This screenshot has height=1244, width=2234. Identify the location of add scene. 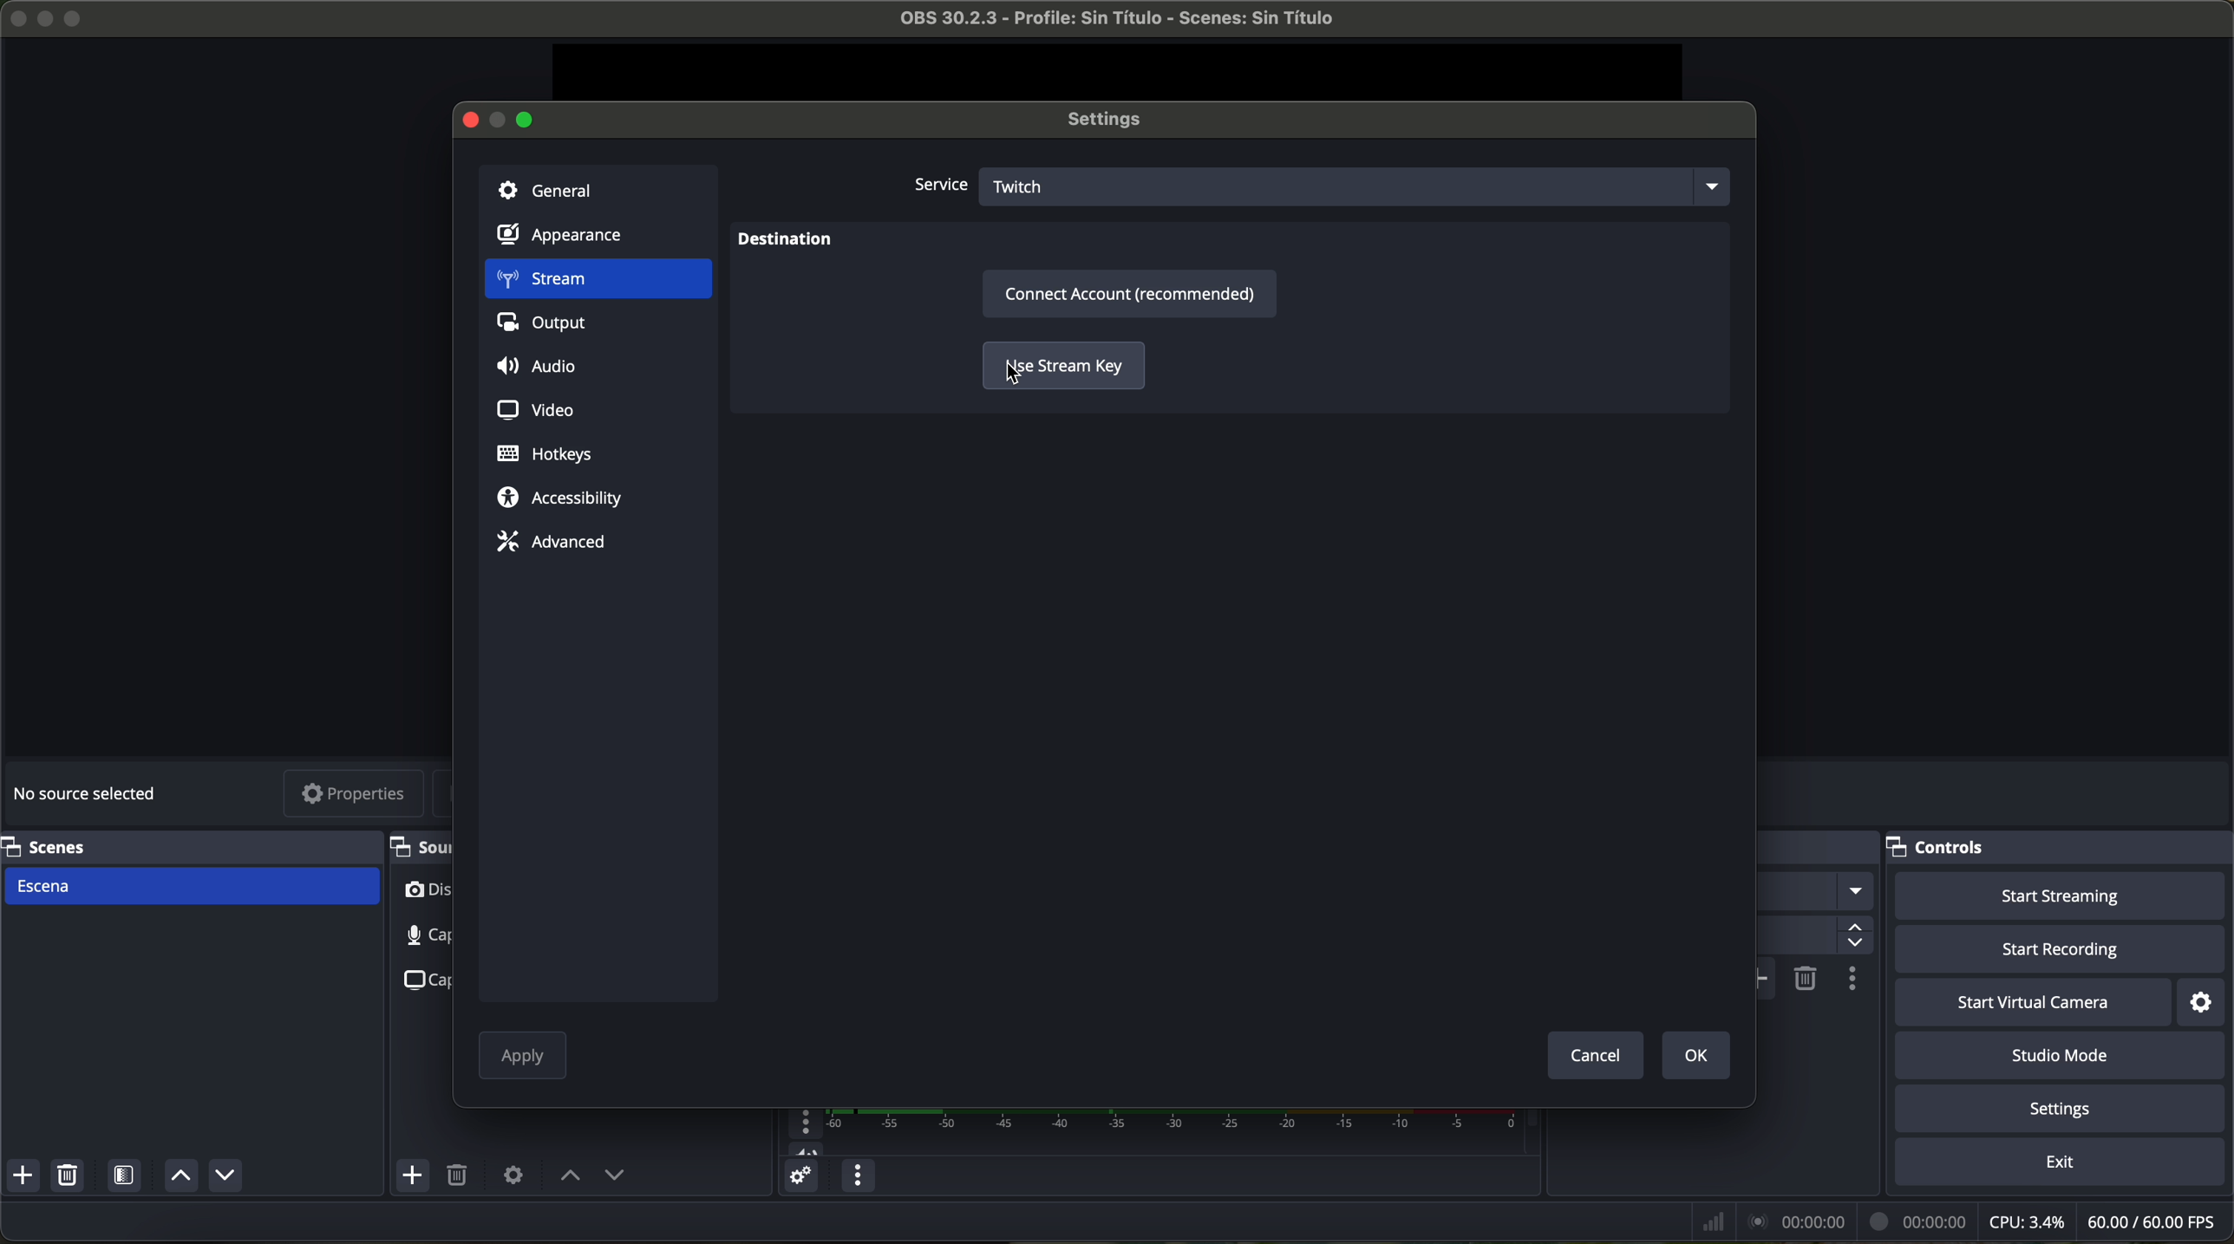
(23, 1178).